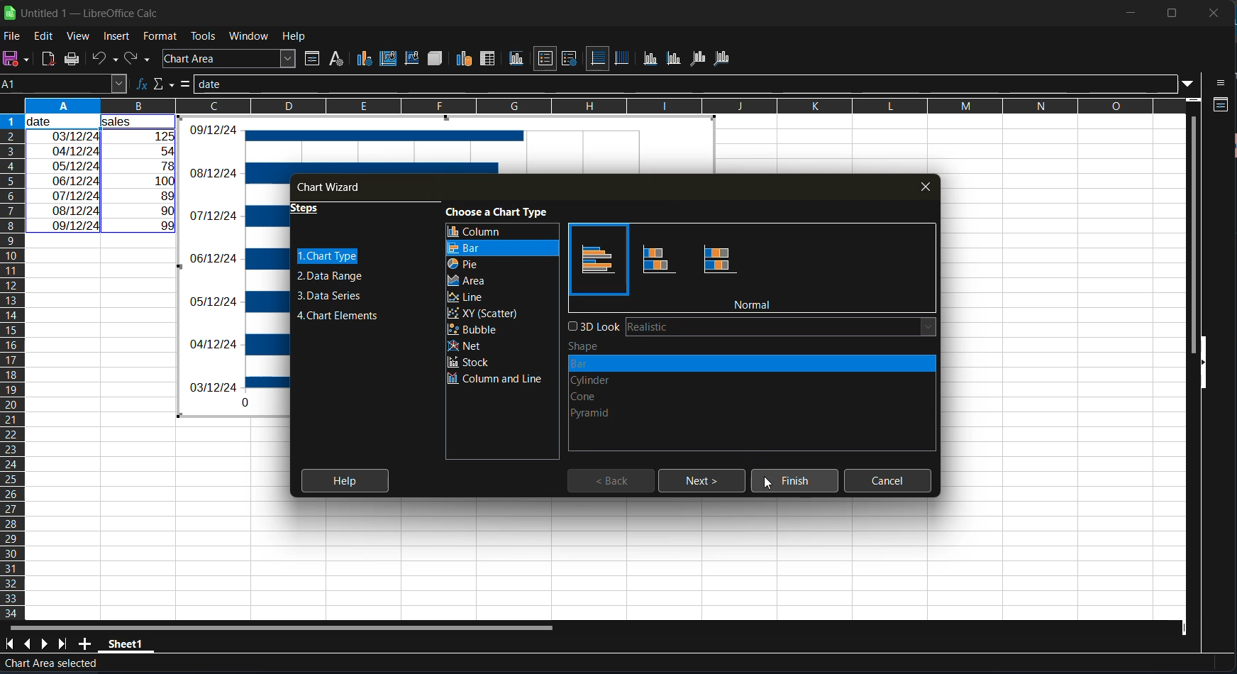 This screenshot has height=674, width=1237. I want to click on x axis, so click(653, 58).